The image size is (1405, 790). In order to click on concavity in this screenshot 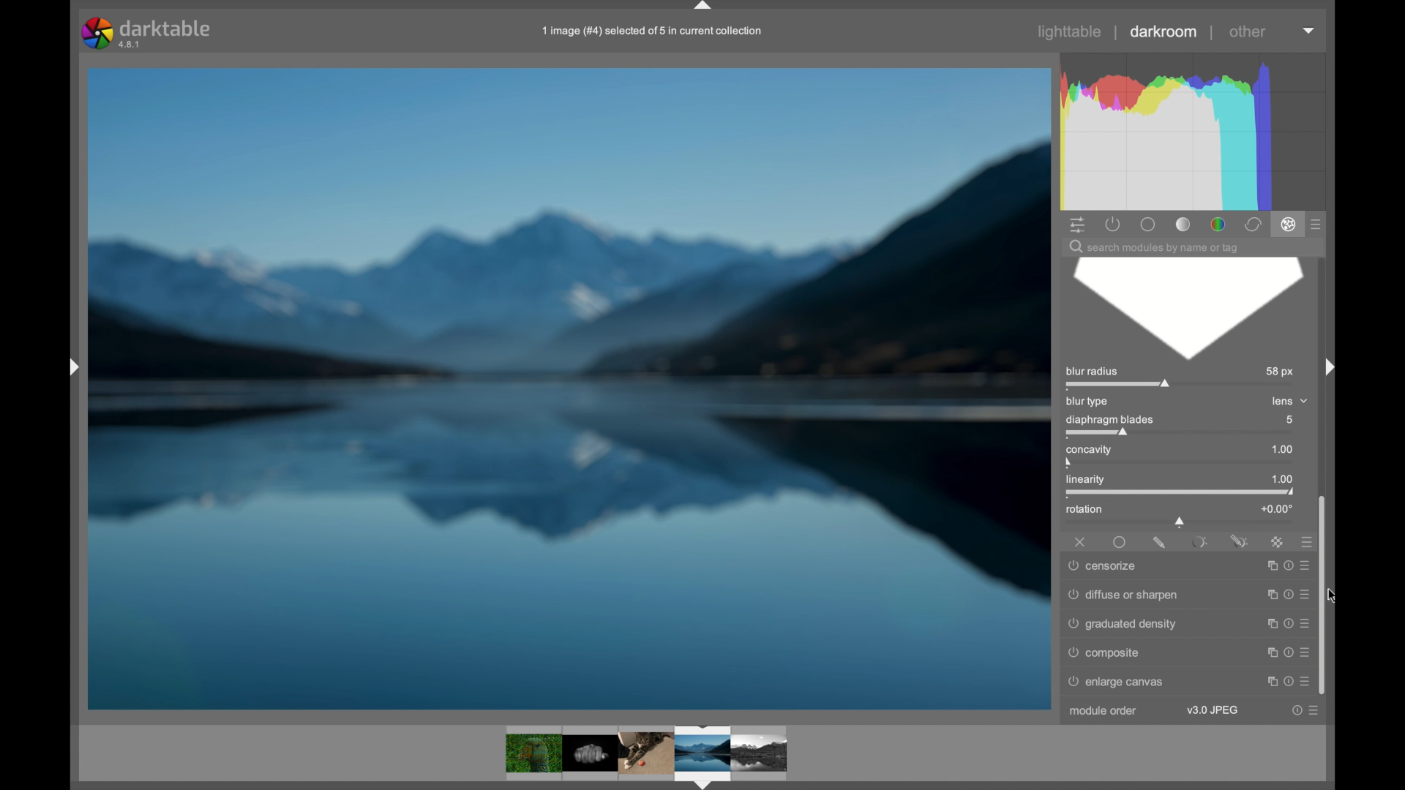, I will do `click(1093, 454)`.